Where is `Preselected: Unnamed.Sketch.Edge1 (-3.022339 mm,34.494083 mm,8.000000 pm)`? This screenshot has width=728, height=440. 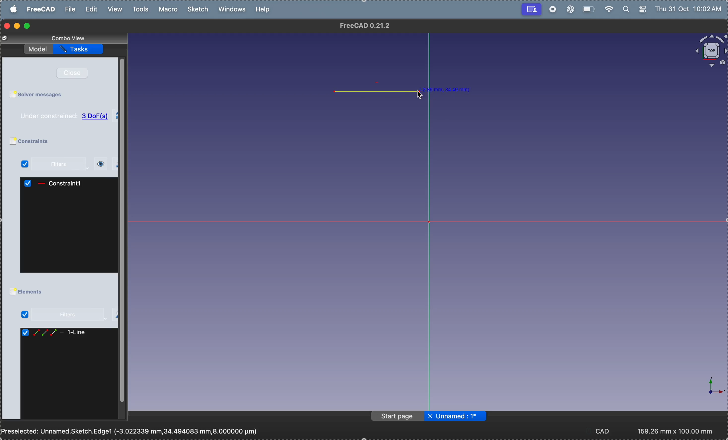 Preselected: Unnamed.Sketch.Edge1 (-3.022339 mm,34.494083 mm,8.000000 pm) is located at coordinates (131, 431).